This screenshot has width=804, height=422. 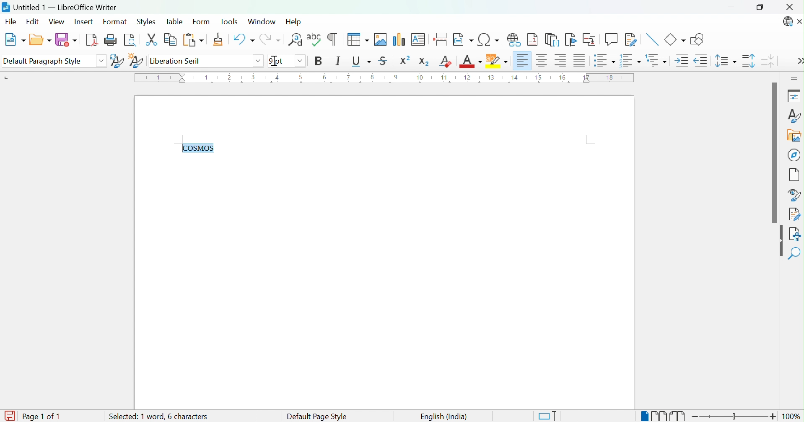 I want to click on Navigator, so click(x=795, y=154).